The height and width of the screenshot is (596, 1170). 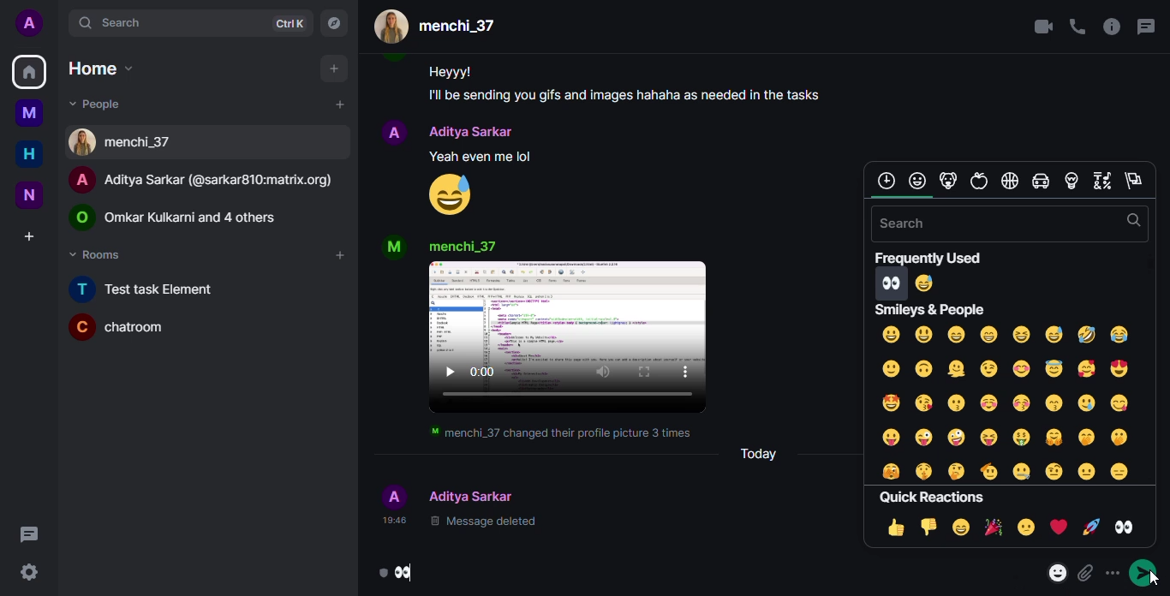 What do you see at coordinates (126, 142) in the screenshot?
I see `contact` at bounding box center [126, 142].